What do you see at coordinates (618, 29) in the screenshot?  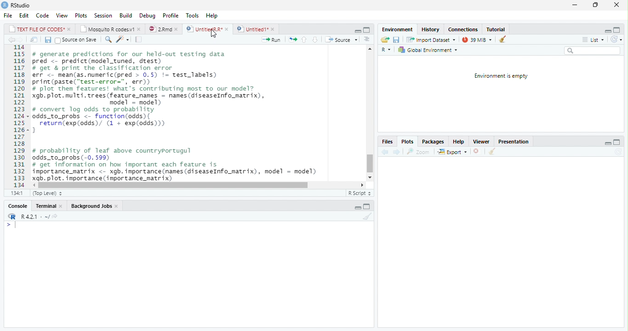 I see `Maximize` at bounding box center [618, 29].